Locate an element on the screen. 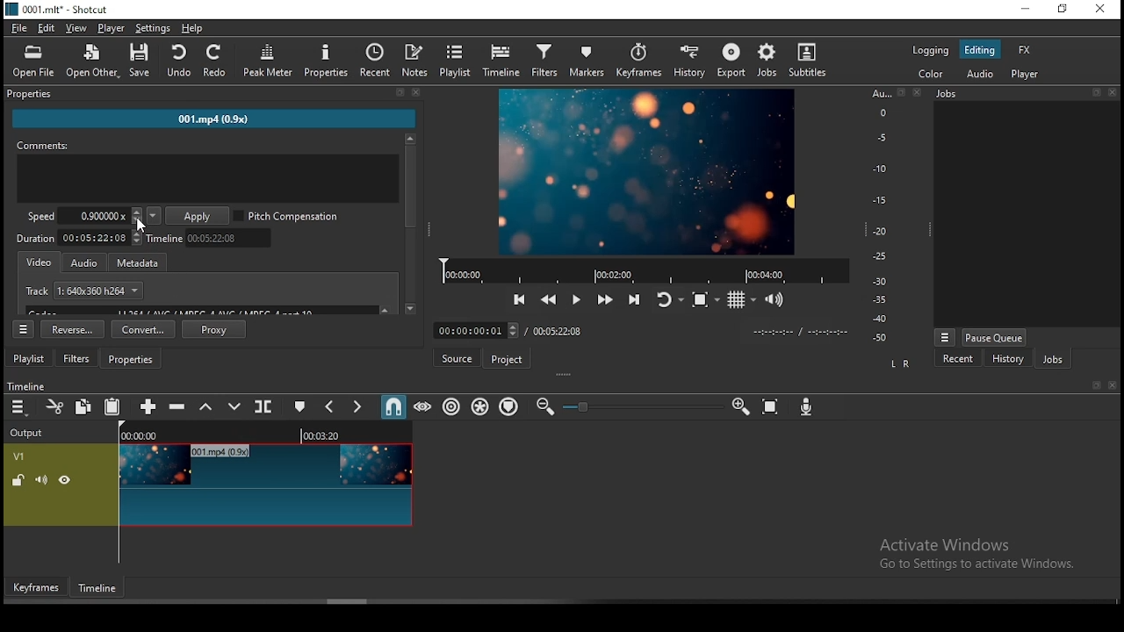 This screenshot has width=1124, height=632. edit is located at coordinates (50, 28).